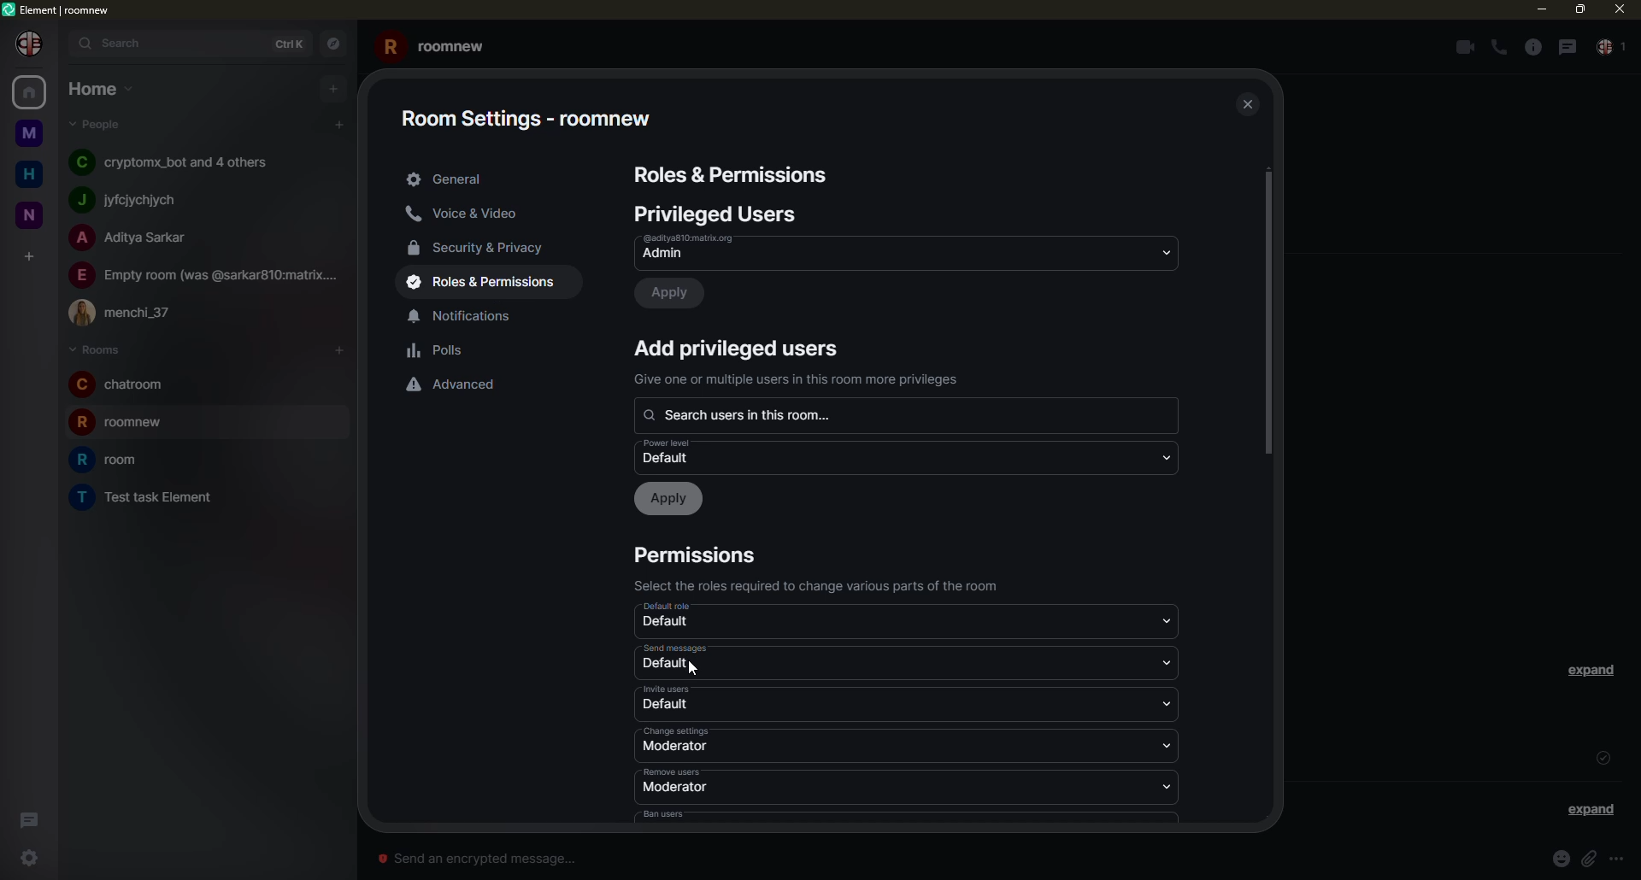 This screenshot has width=1641, height=880. Describe the element at coordinates (674, 648) in the screenshot. I see `send message` at that location.